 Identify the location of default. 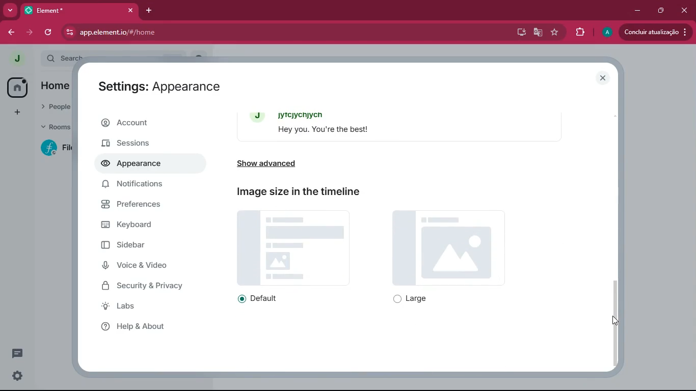
(263, 299).